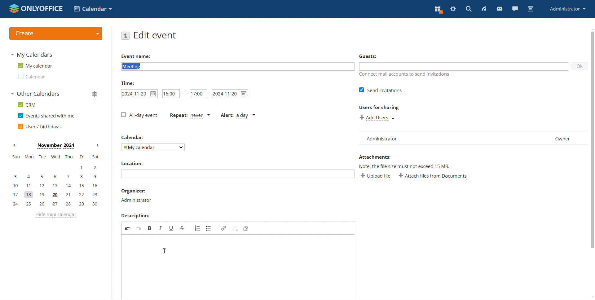 Image resolution: width=595 pixels, height=300 pixels. Describe the element at coordinates (591, 29) in the screenshot. I see `scroll up` at that location.